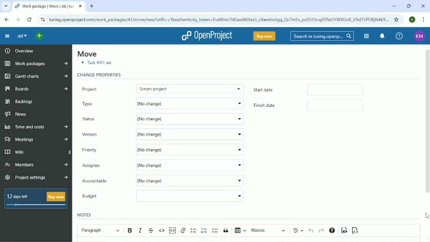 Image resolution: width=430 pixels, height=242 pixels. Describe the element at coordinates (24, 152) in the screenshot. I see `Wiki` at that location.